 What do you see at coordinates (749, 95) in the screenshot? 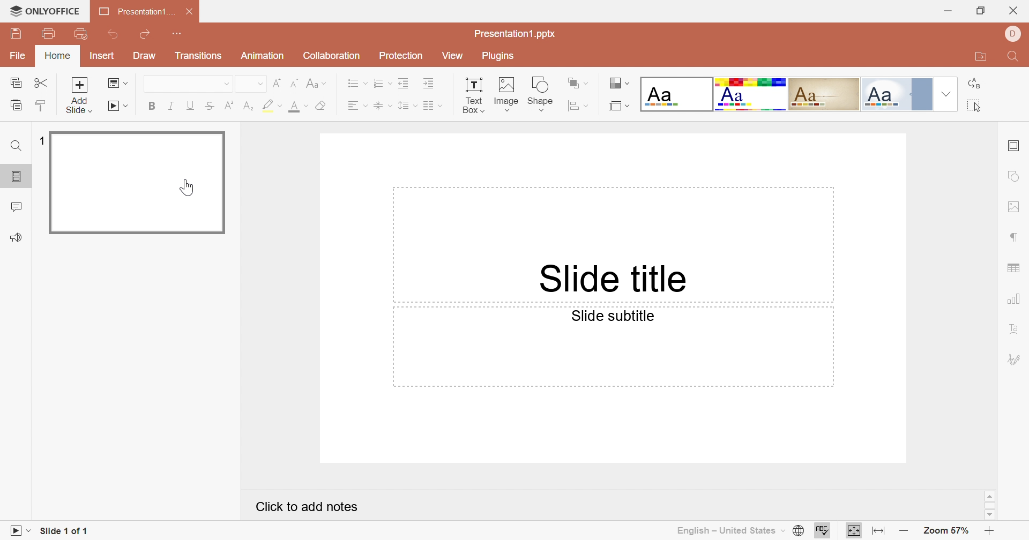
I see `Basic` at bounding box center [749, 95].